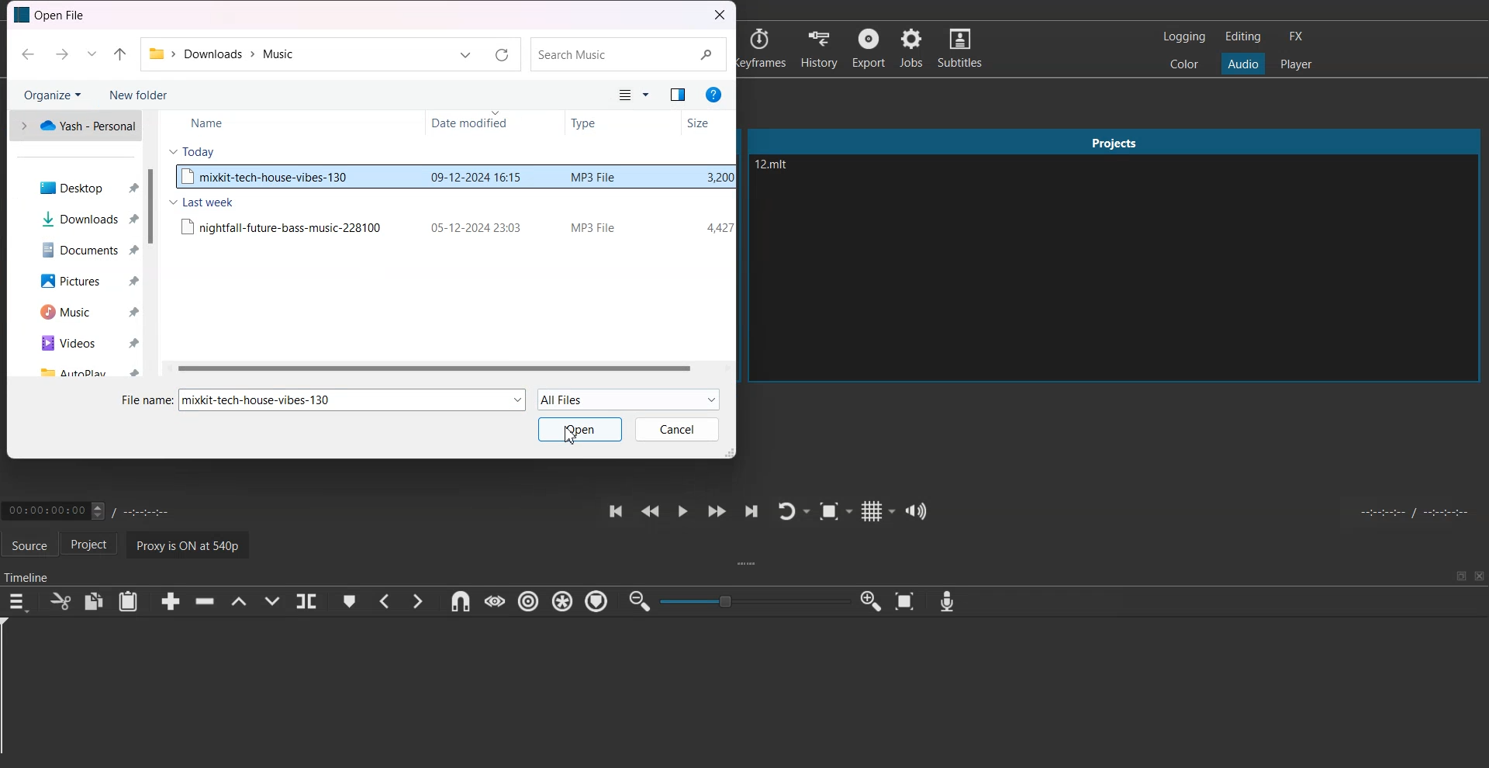 This screenshot has height=768, width=1489. What do you see at coordinates (1297, 63) in the screenshot?
I see `Switch to the Player layout` at bounding box center [1297, 63].